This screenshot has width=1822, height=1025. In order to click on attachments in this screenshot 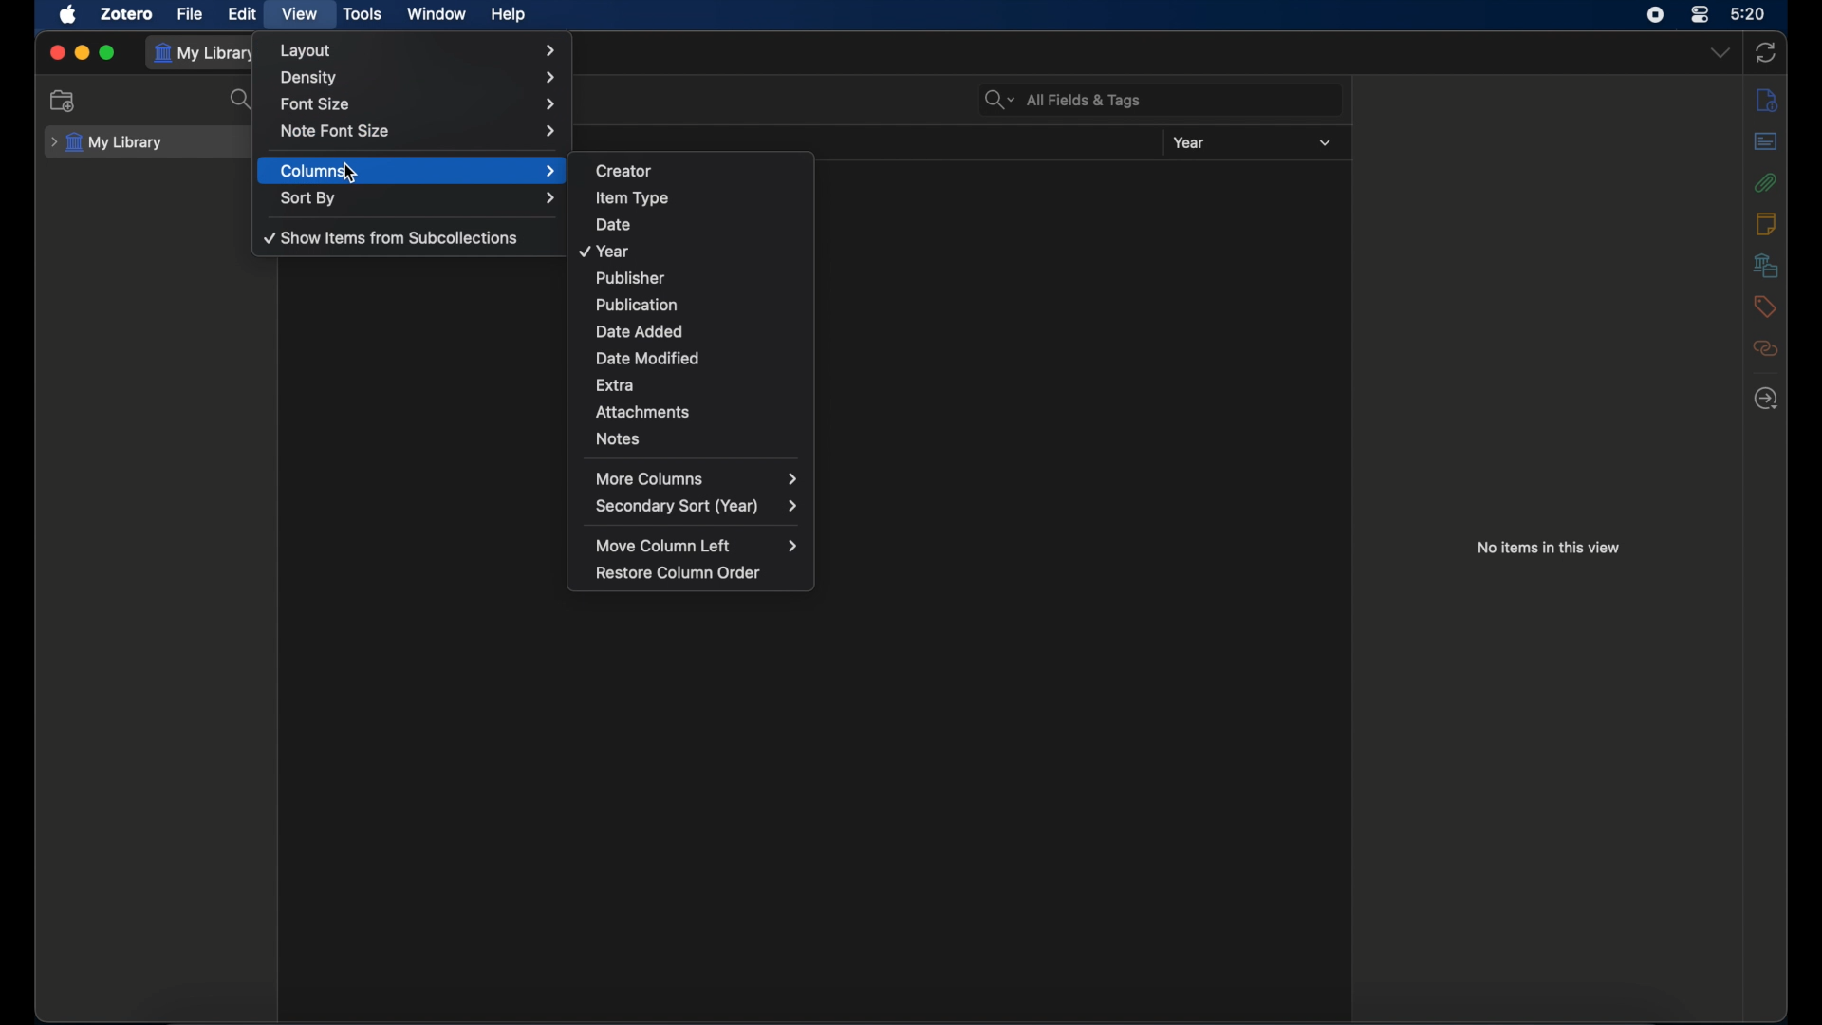, I will do `click(1766, 181)`.